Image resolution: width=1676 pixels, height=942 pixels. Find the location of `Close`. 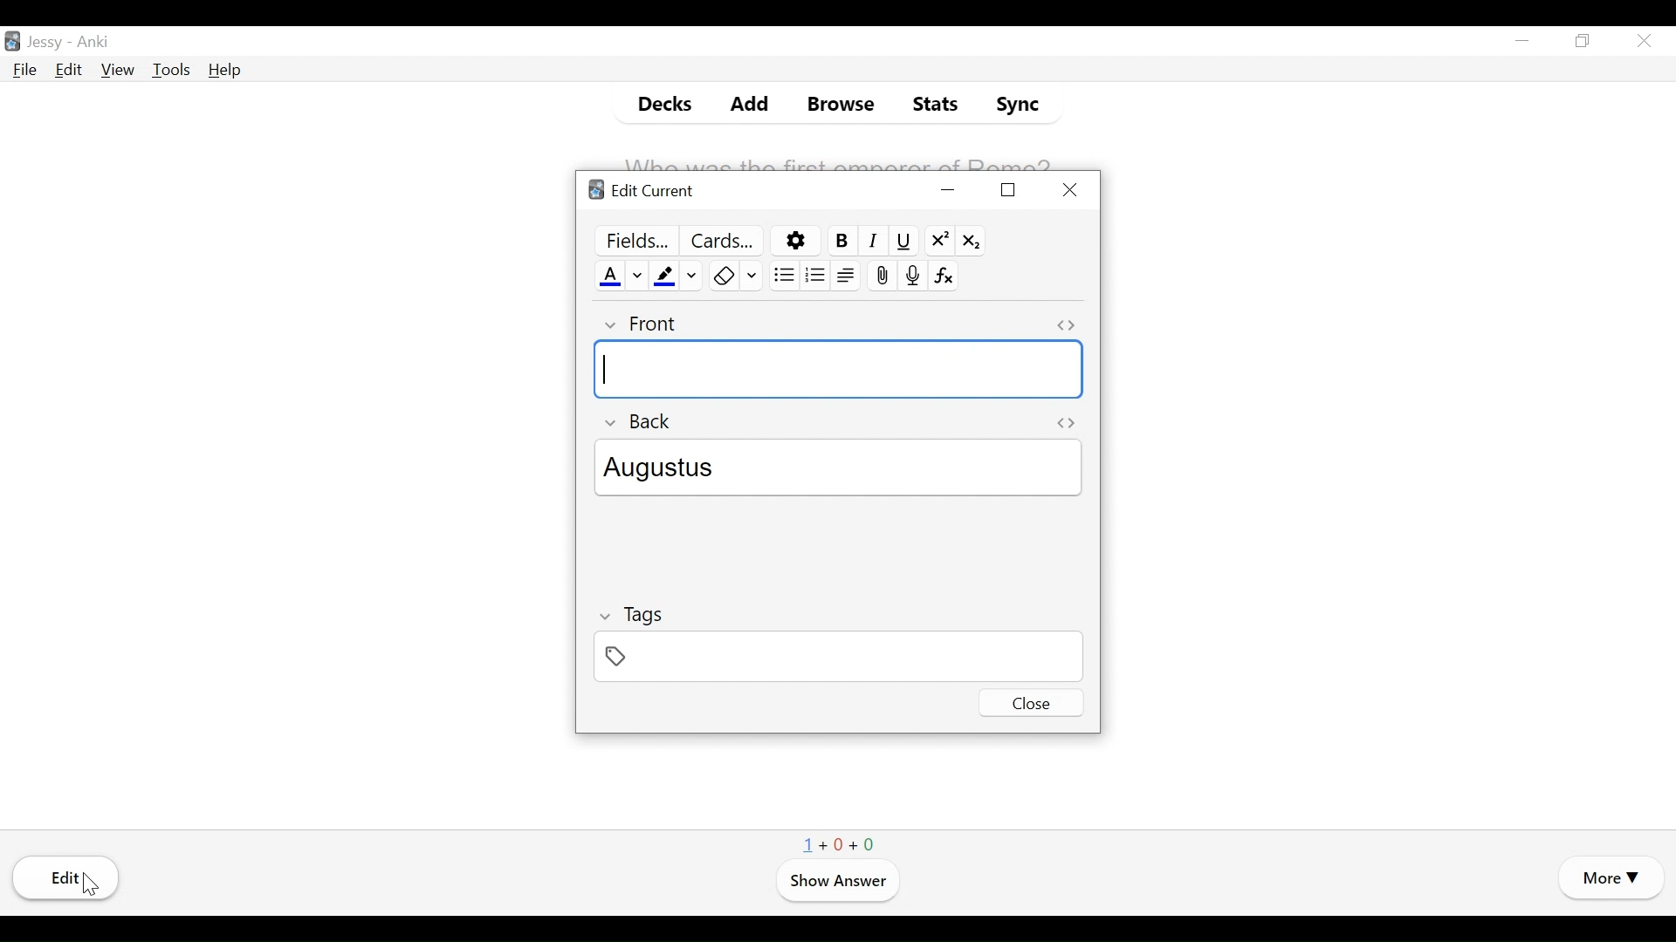

Close is located at coordinates (1069, 190).